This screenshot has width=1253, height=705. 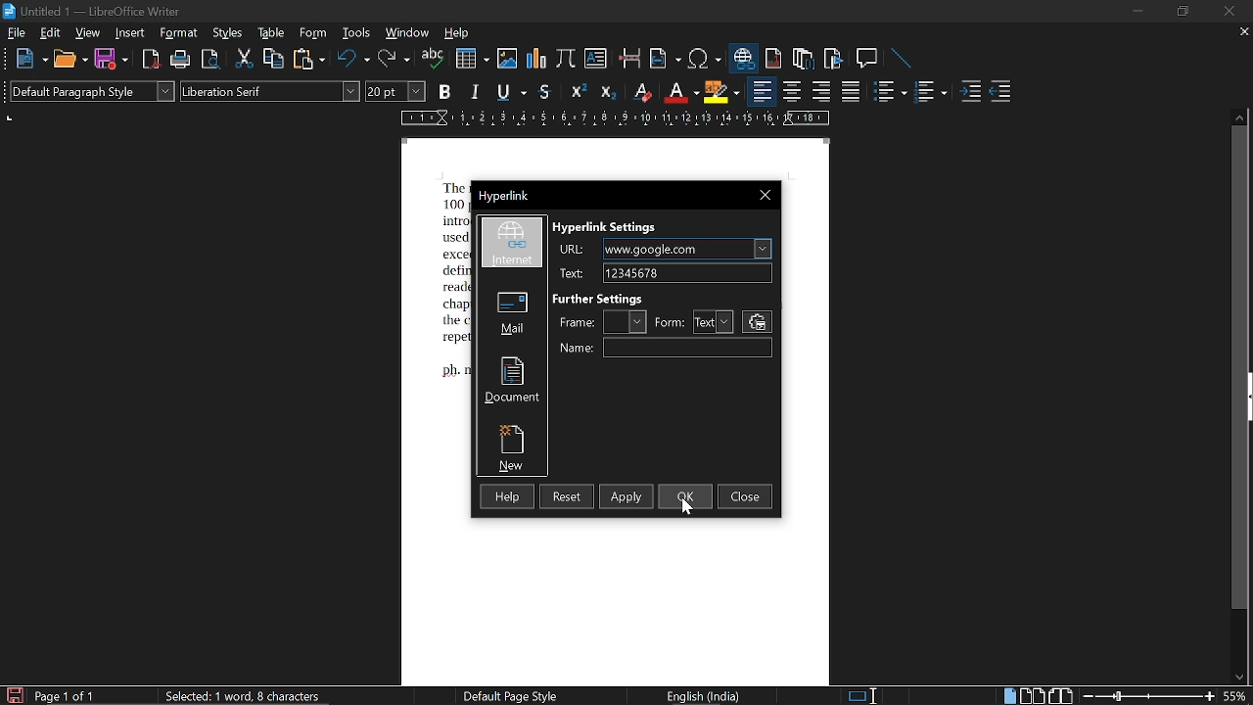 What do you see at coordinates (274, 60) in the screenshot?
I see `copy` at bounding box center [274, 60].